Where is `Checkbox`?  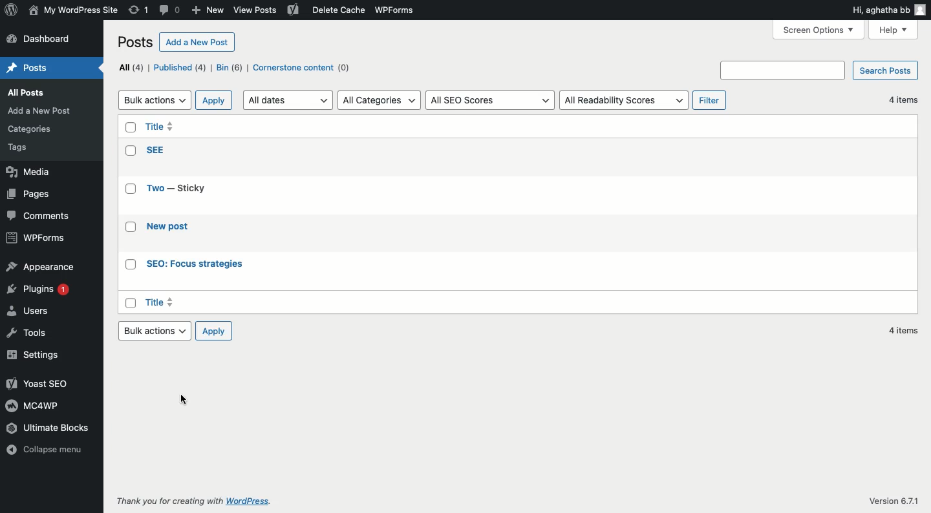 Checkbox is located at coordinates (129, 128).